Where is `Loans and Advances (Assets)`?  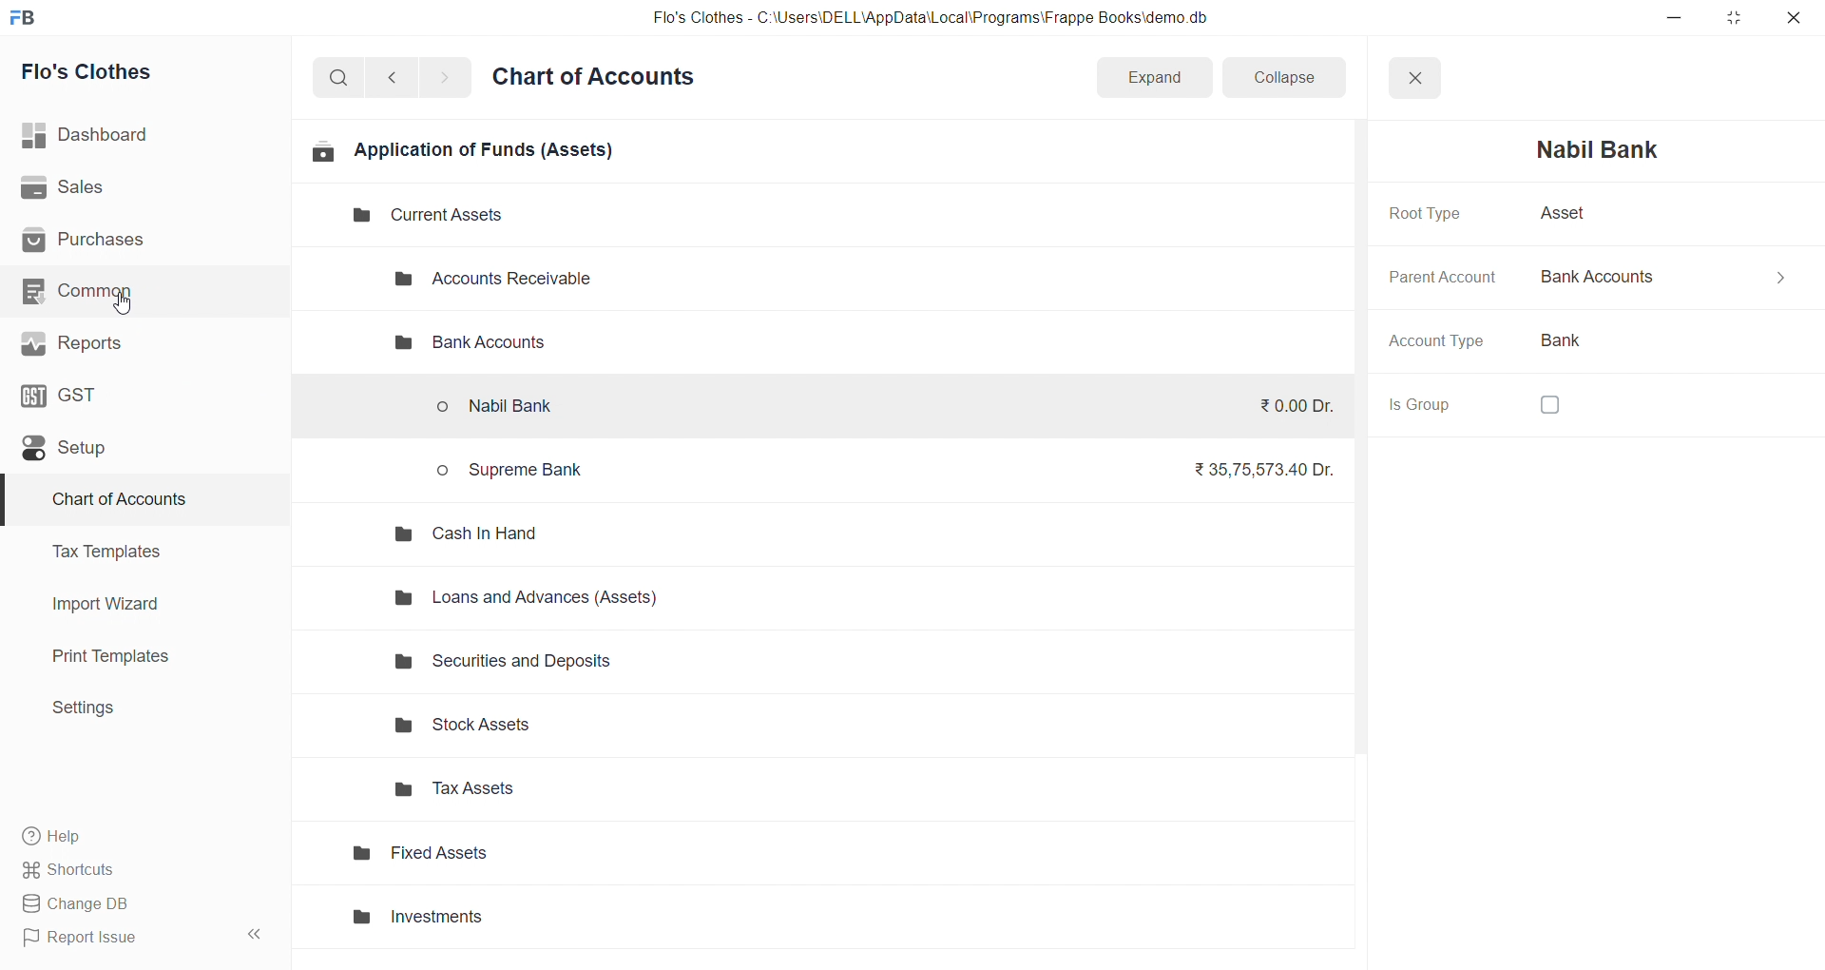 Loans and Advances (Assets) is located at coordinates (538, 596).